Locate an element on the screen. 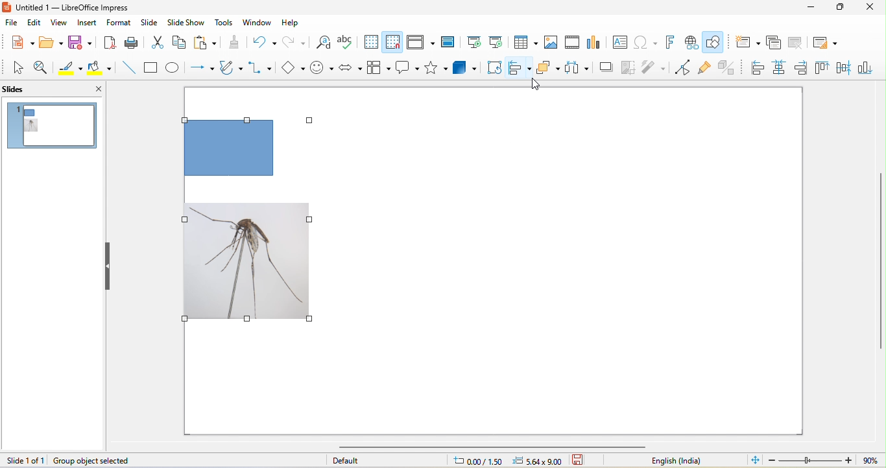 The height and width of the screenshot is (468, 886). new is located at coordinates (18, 41).